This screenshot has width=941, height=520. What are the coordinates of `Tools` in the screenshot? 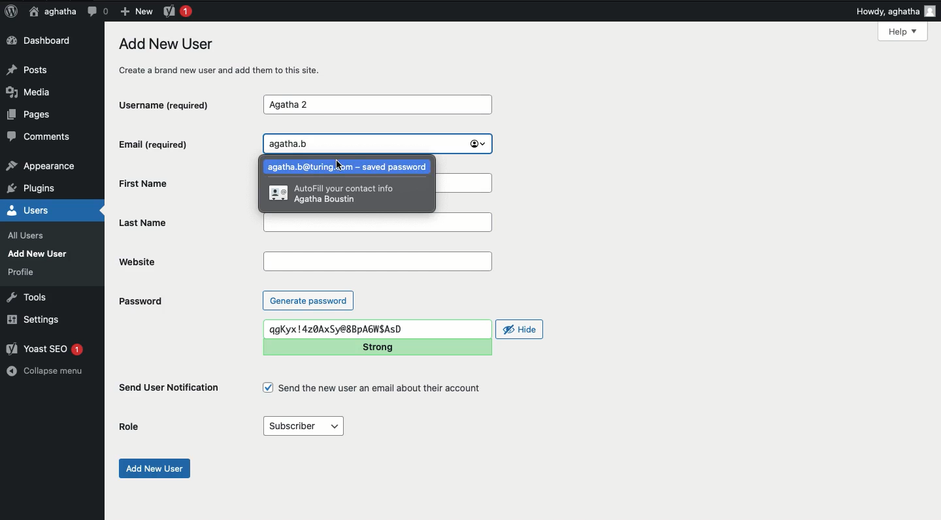 It's located at (27, 296).